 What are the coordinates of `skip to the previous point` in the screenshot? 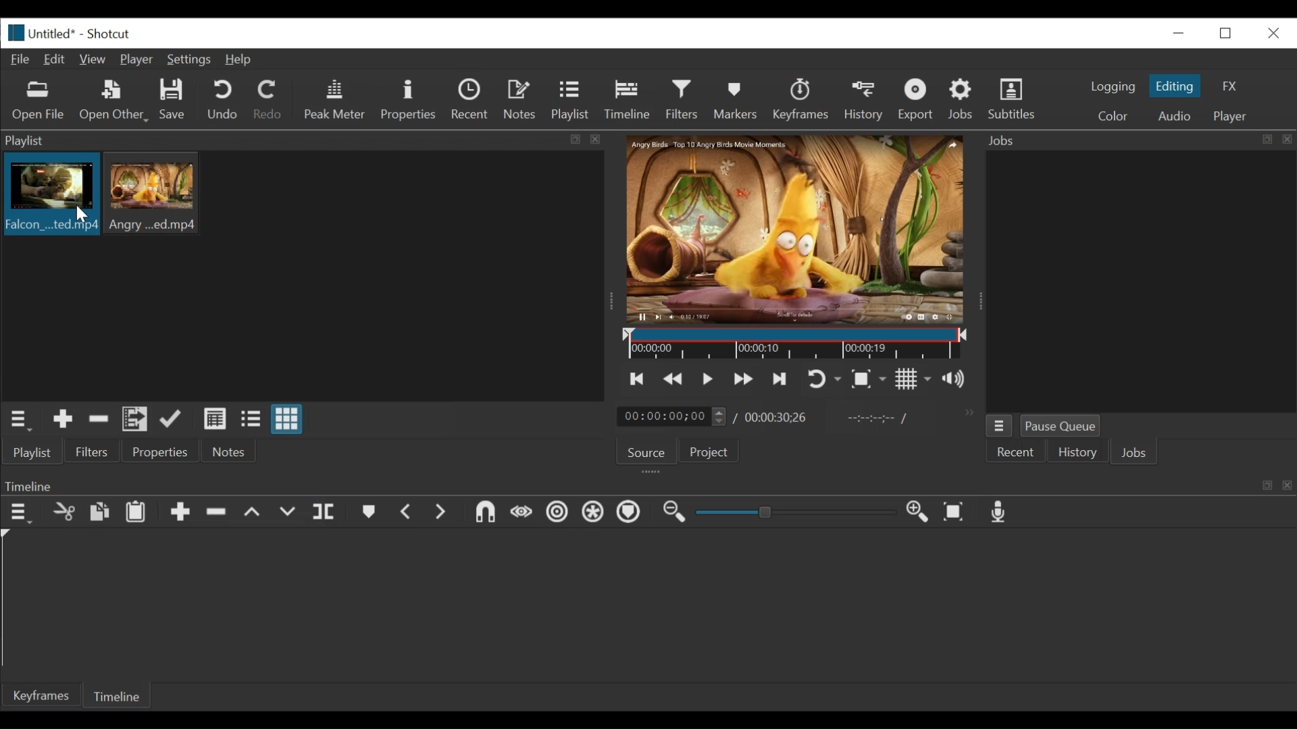 It's located at (637, 379).